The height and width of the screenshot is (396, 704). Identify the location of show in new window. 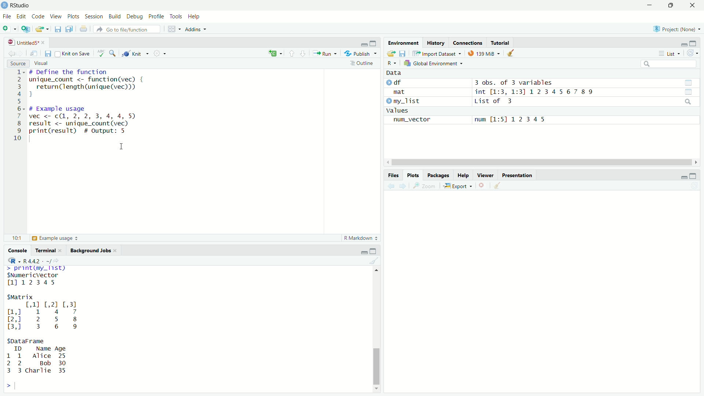
(34, 54).